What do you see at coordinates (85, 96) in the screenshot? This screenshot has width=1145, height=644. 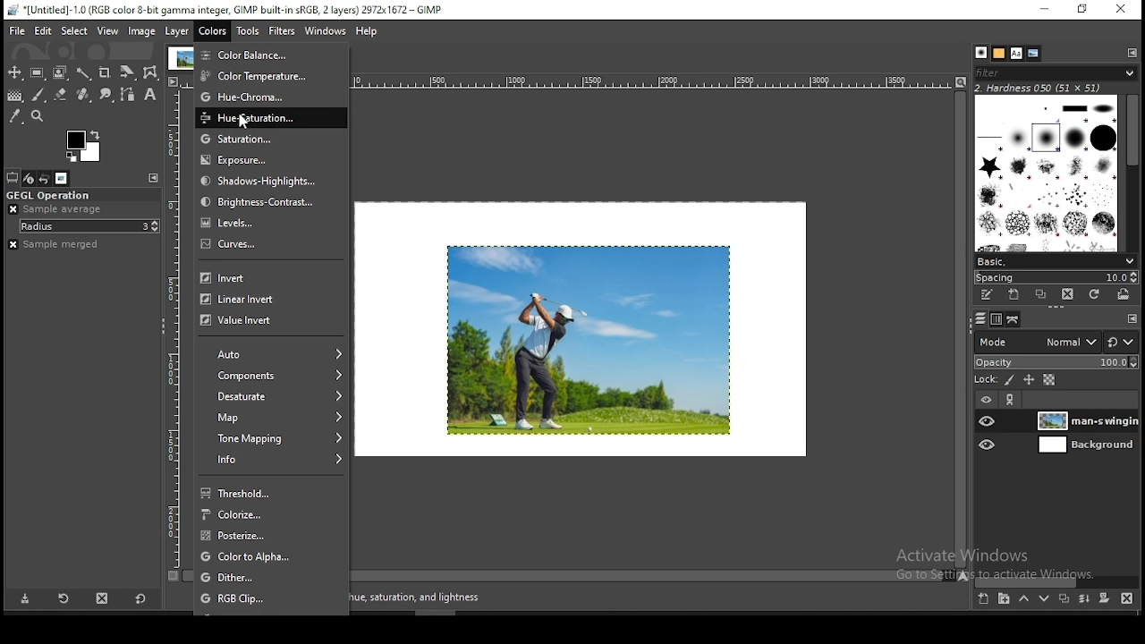 I see `eraser tool` at bounding box center [85, 96].